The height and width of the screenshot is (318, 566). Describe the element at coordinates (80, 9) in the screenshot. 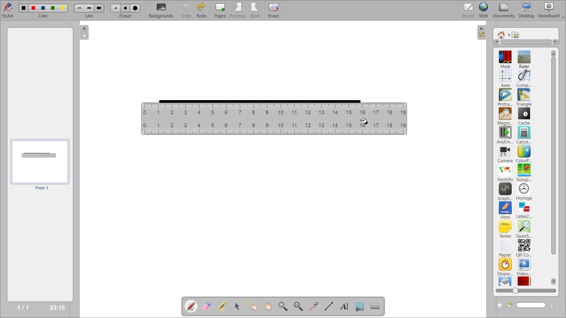

I see `line 1` at that location.